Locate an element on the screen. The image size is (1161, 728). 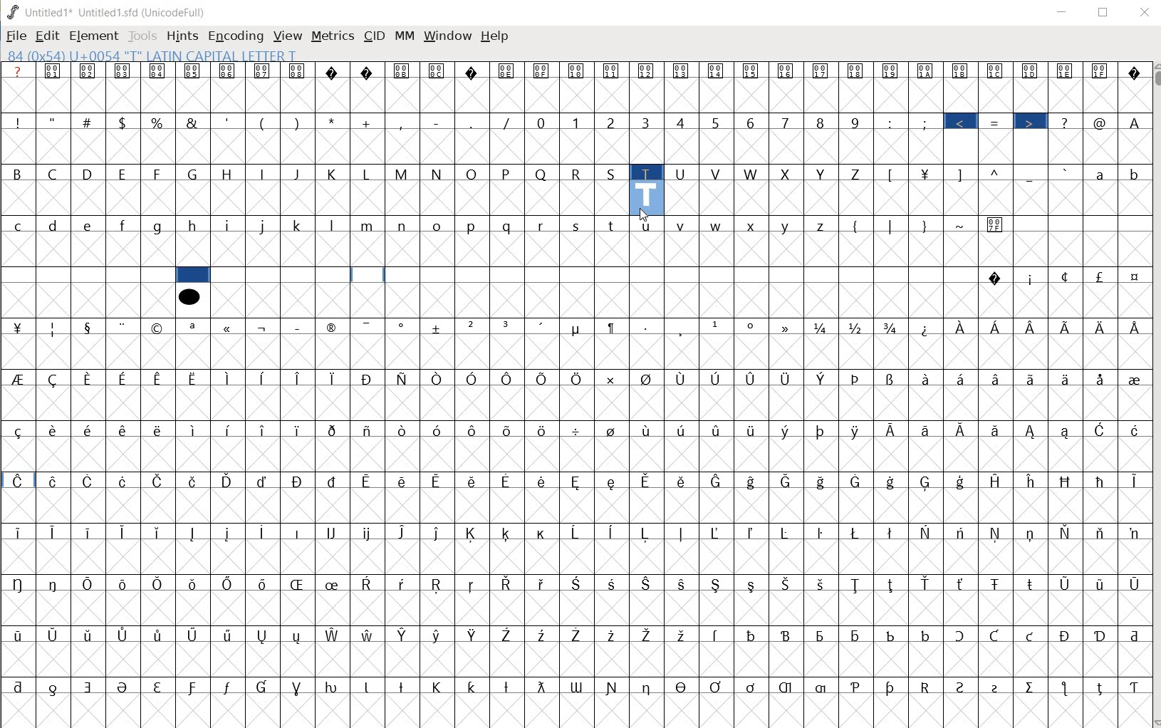
Symbol is located at coordinates (230, 481).